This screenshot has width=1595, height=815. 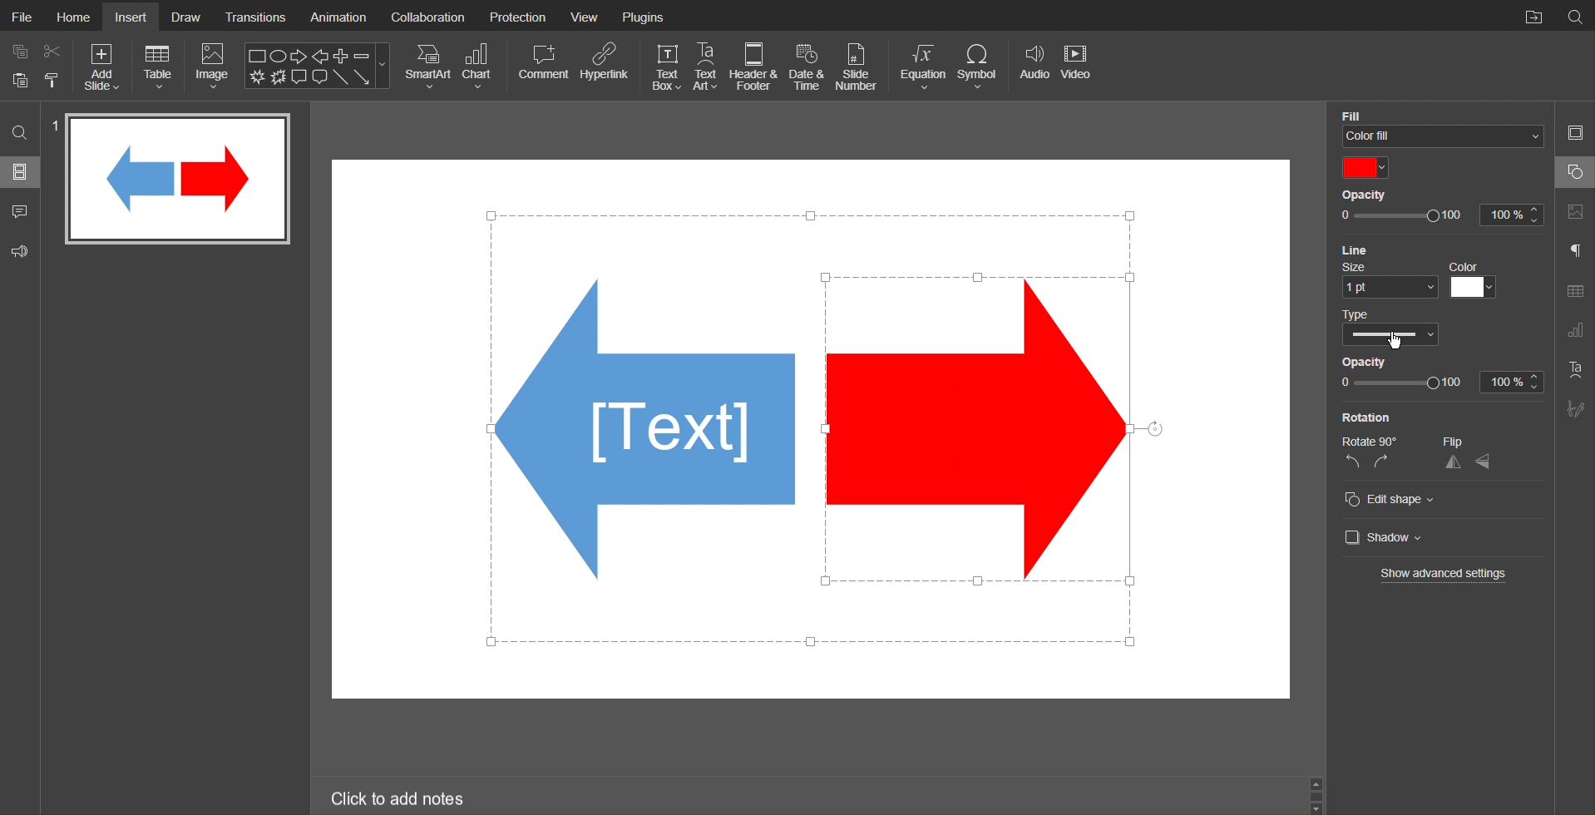 What do you see at coordinates (213, 66) in the screenshot?
I see `Image` at bounding box center [213, 66].